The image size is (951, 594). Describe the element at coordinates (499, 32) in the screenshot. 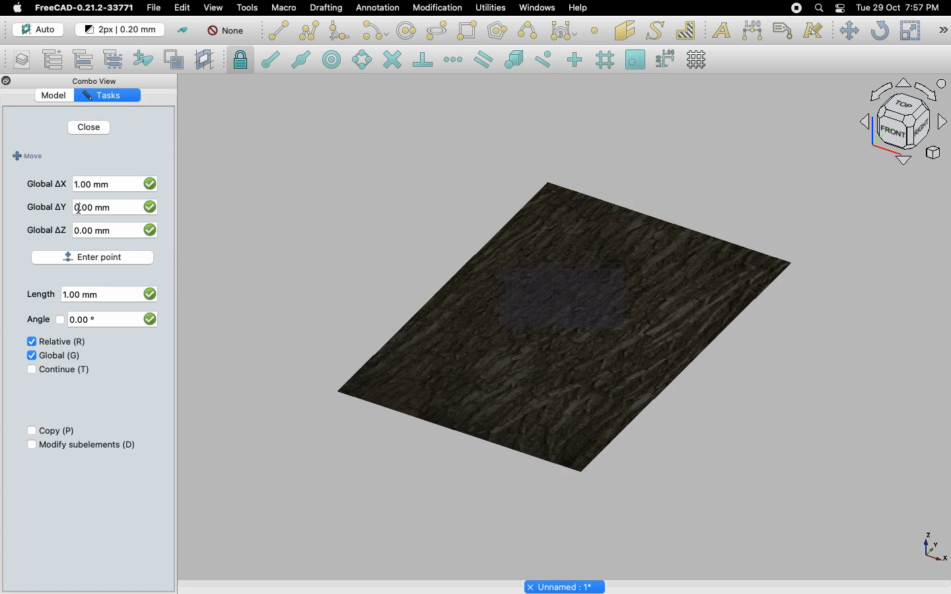

I see `Polygon` at that location.